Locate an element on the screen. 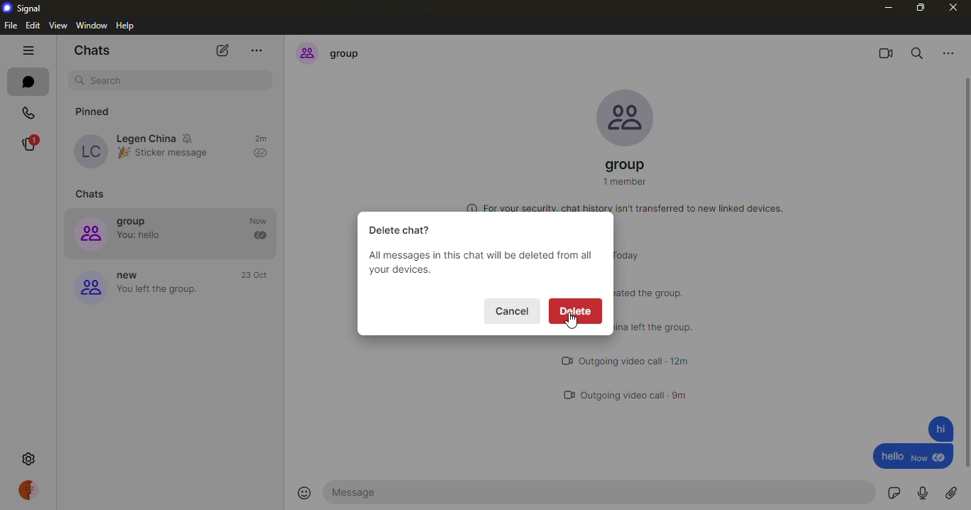 The height and width of the screenshot is (510, 971). hide tabs is located at coordinates (26, 49).